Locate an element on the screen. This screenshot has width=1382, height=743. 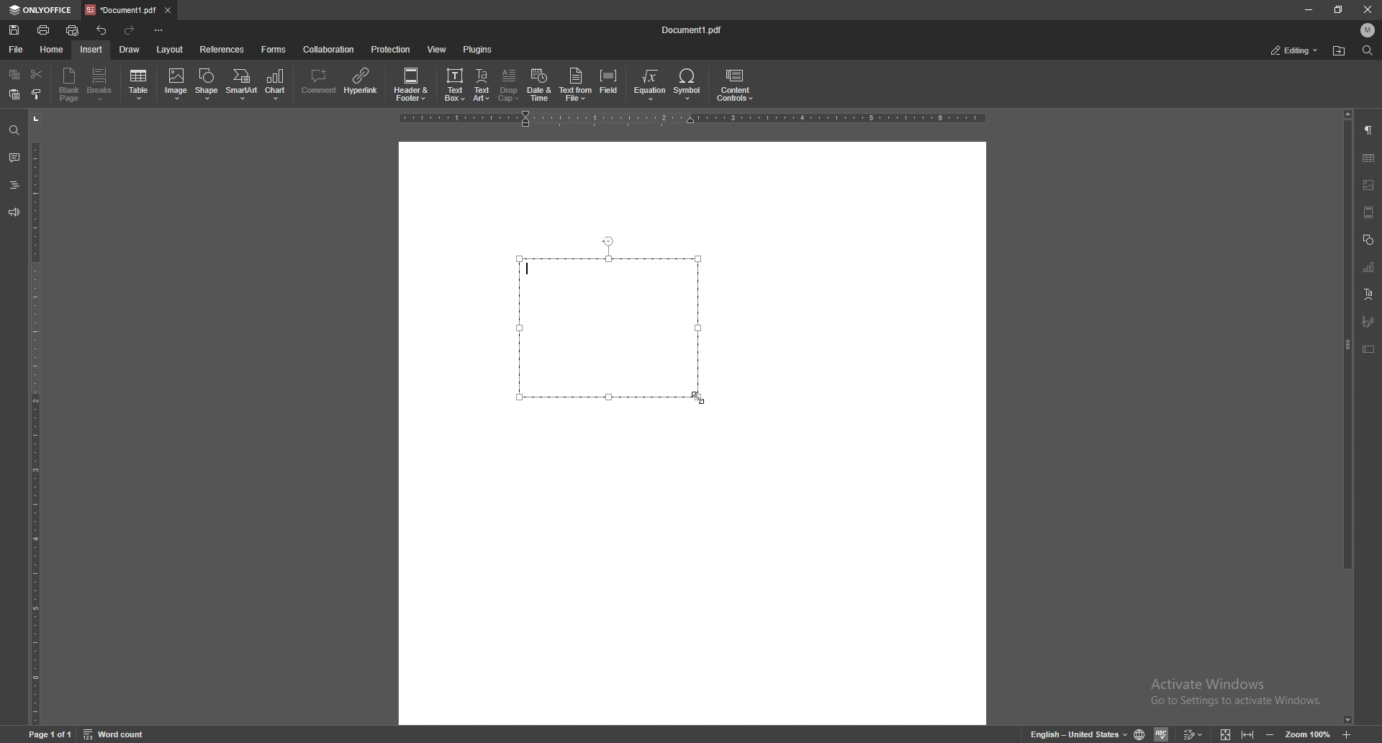
header and footer is located at coordinates (1368, 212).